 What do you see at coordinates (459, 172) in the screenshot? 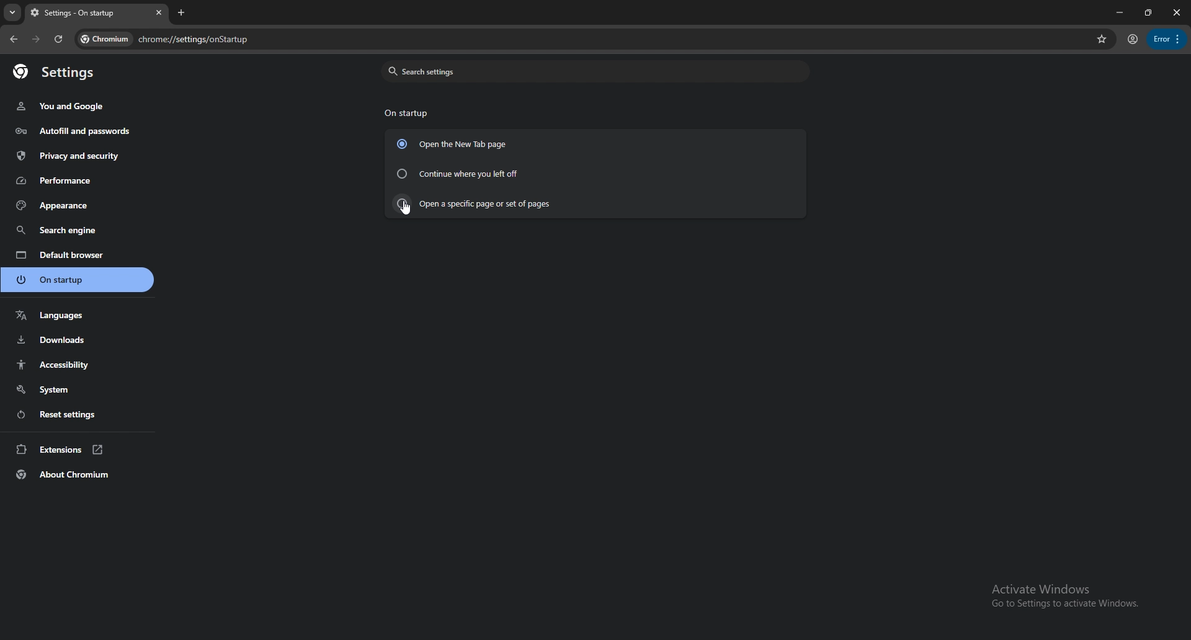
I see `continue where you left off` at bounding box center [459, 172].